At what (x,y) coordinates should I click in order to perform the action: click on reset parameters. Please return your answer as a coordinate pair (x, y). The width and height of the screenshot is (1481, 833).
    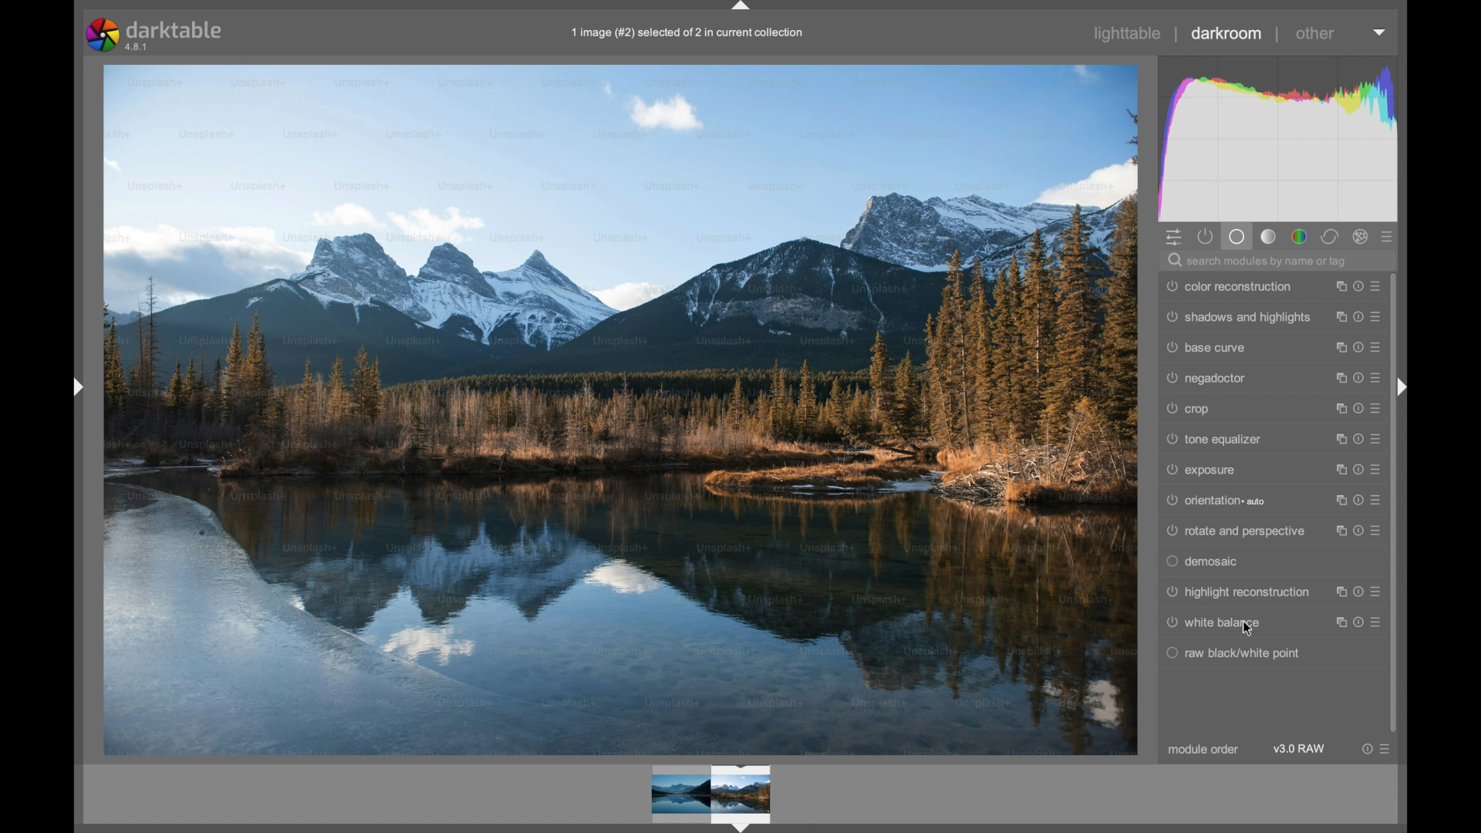
    Looking at the image, I should click on (1359, 591).